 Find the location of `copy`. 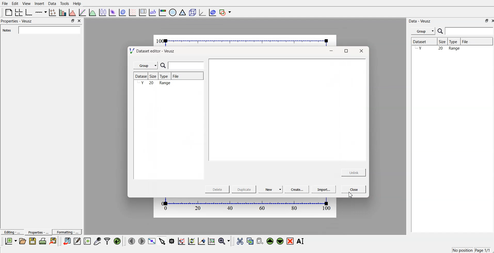

copy is located at coordinates (251, 240).